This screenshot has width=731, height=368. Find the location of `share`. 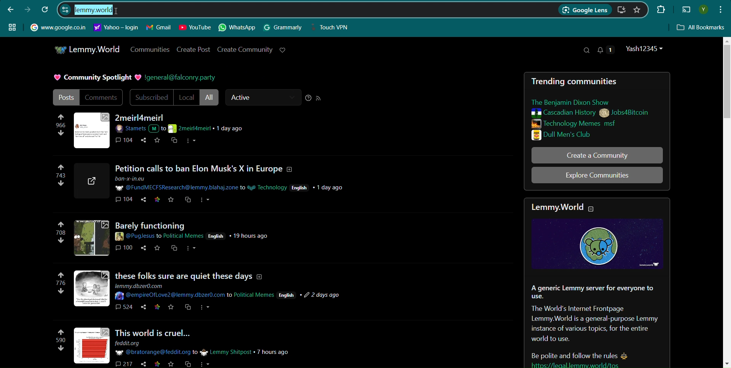

share is located at coordinates (145, 201).